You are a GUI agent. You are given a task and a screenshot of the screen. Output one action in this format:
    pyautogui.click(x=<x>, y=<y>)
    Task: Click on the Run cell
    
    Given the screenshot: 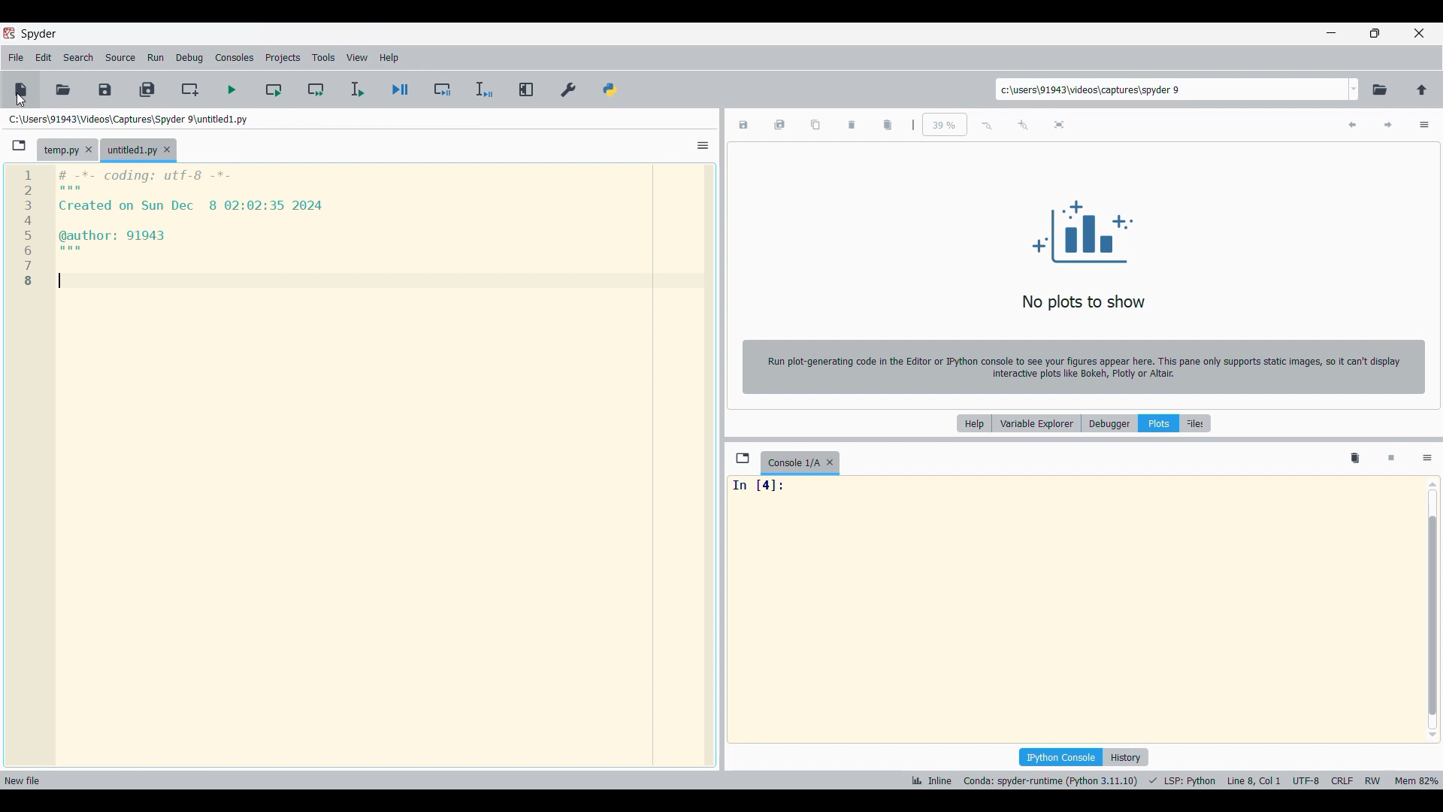 What is the action you would take?
    pyautogui.click(x=232, y=89)
    